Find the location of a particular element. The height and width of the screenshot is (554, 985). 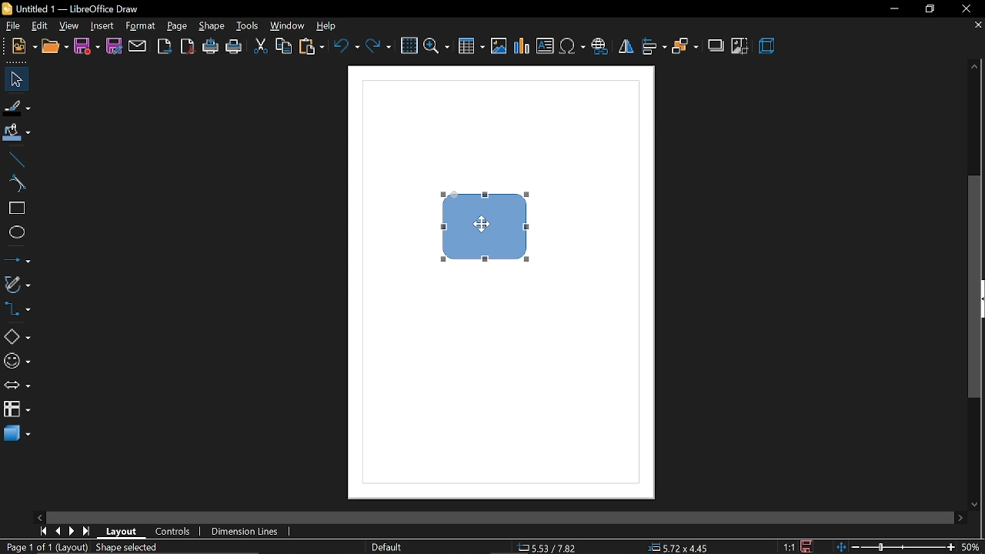

save is located at coordinates (88, 46).